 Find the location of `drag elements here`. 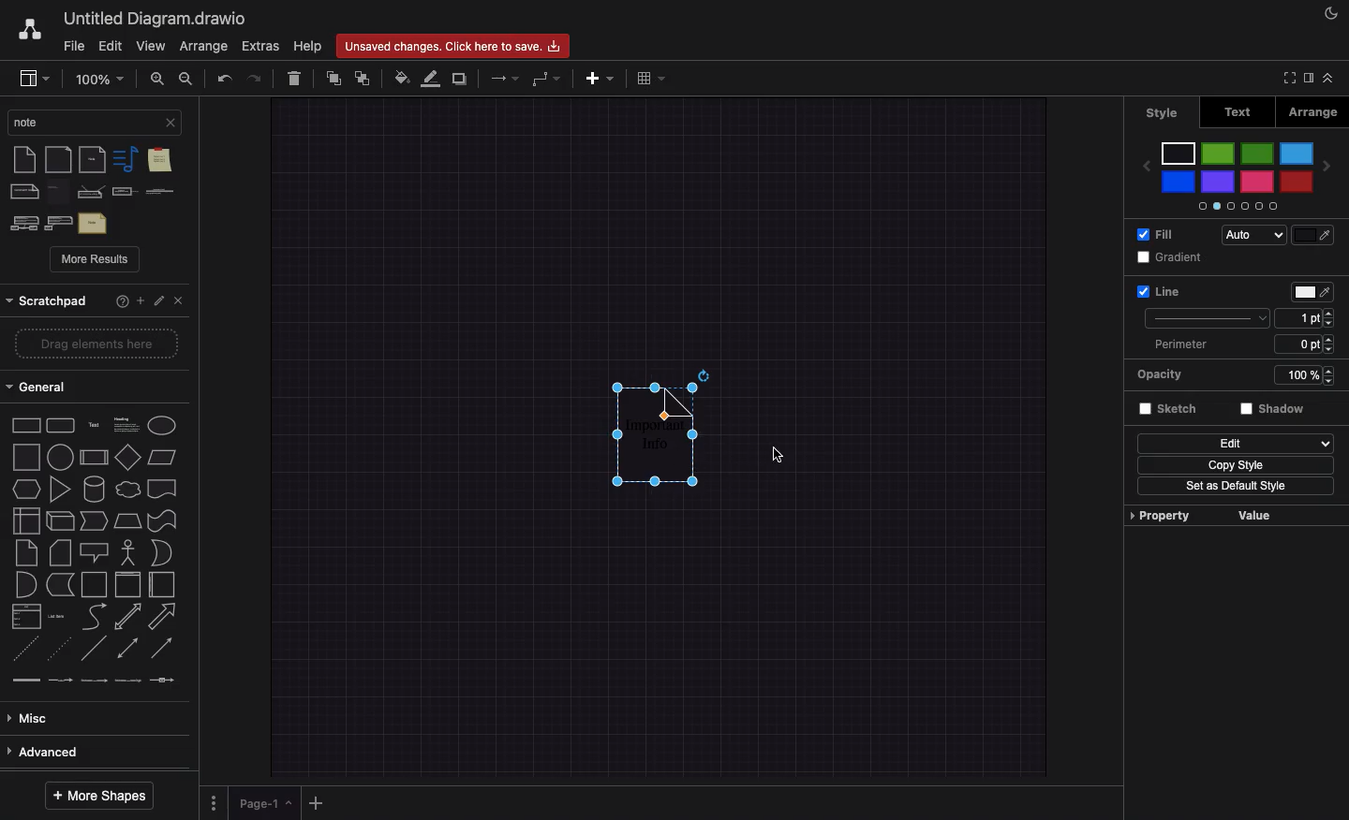

drag elements here is located at coordinates (93, 344).